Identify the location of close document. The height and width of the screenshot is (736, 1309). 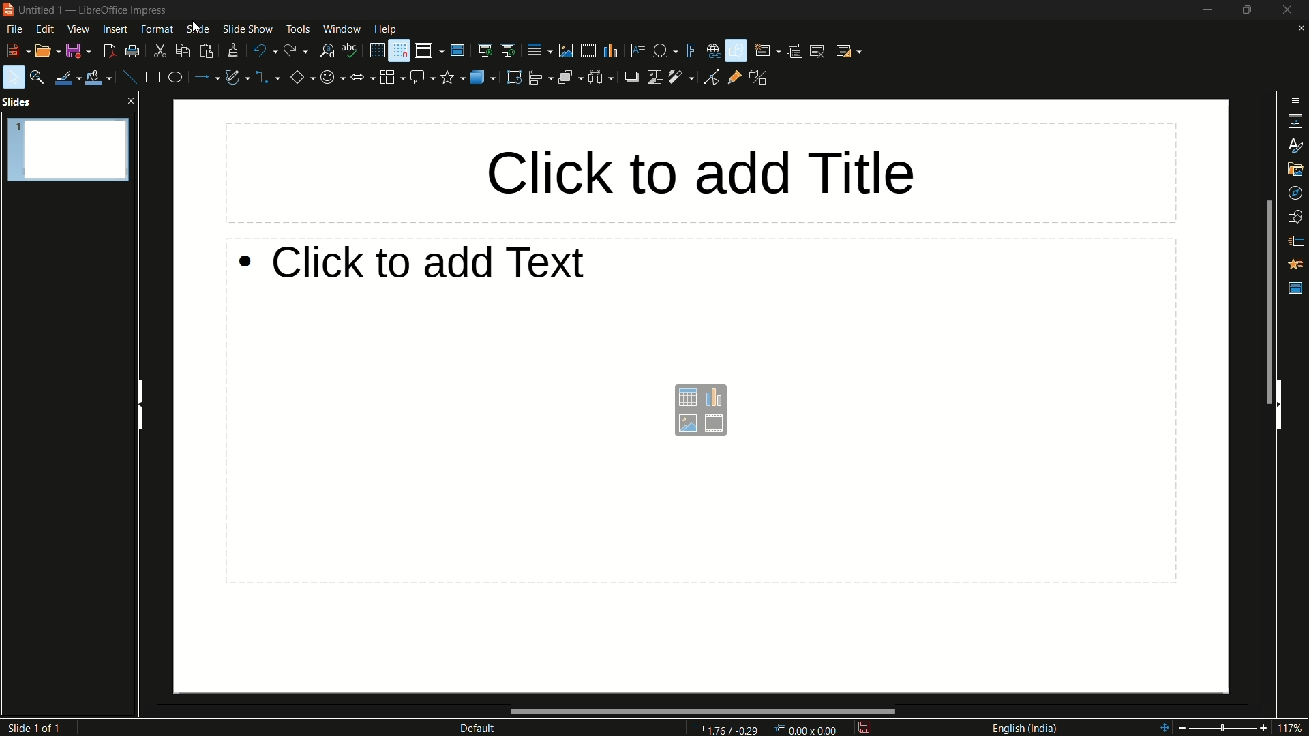
(1299, 29).